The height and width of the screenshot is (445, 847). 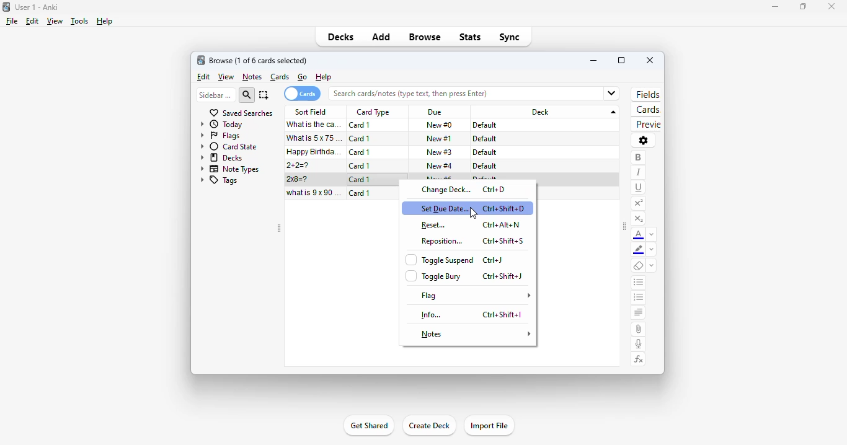 What do you see at coordinates (547, 112) in the screenshot?
I see `deck` at bounding box center [547, 112].